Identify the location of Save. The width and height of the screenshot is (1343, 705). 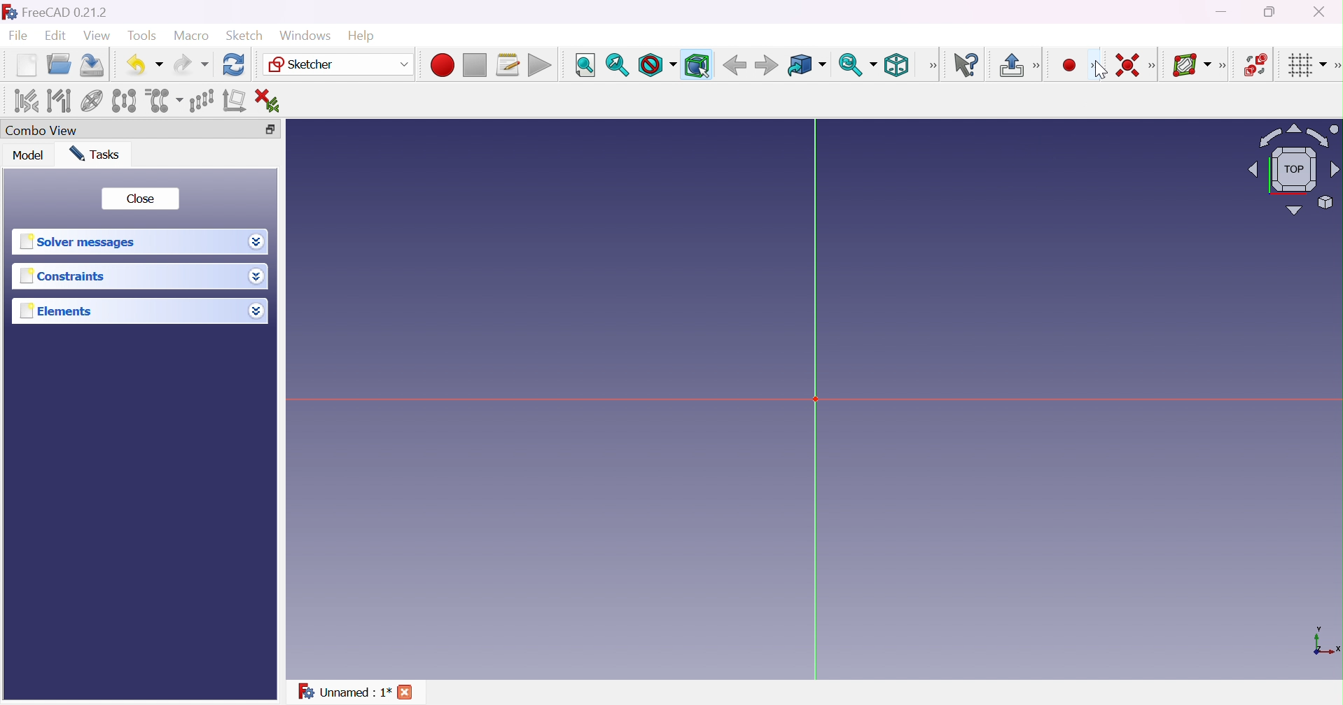
(95, 65).